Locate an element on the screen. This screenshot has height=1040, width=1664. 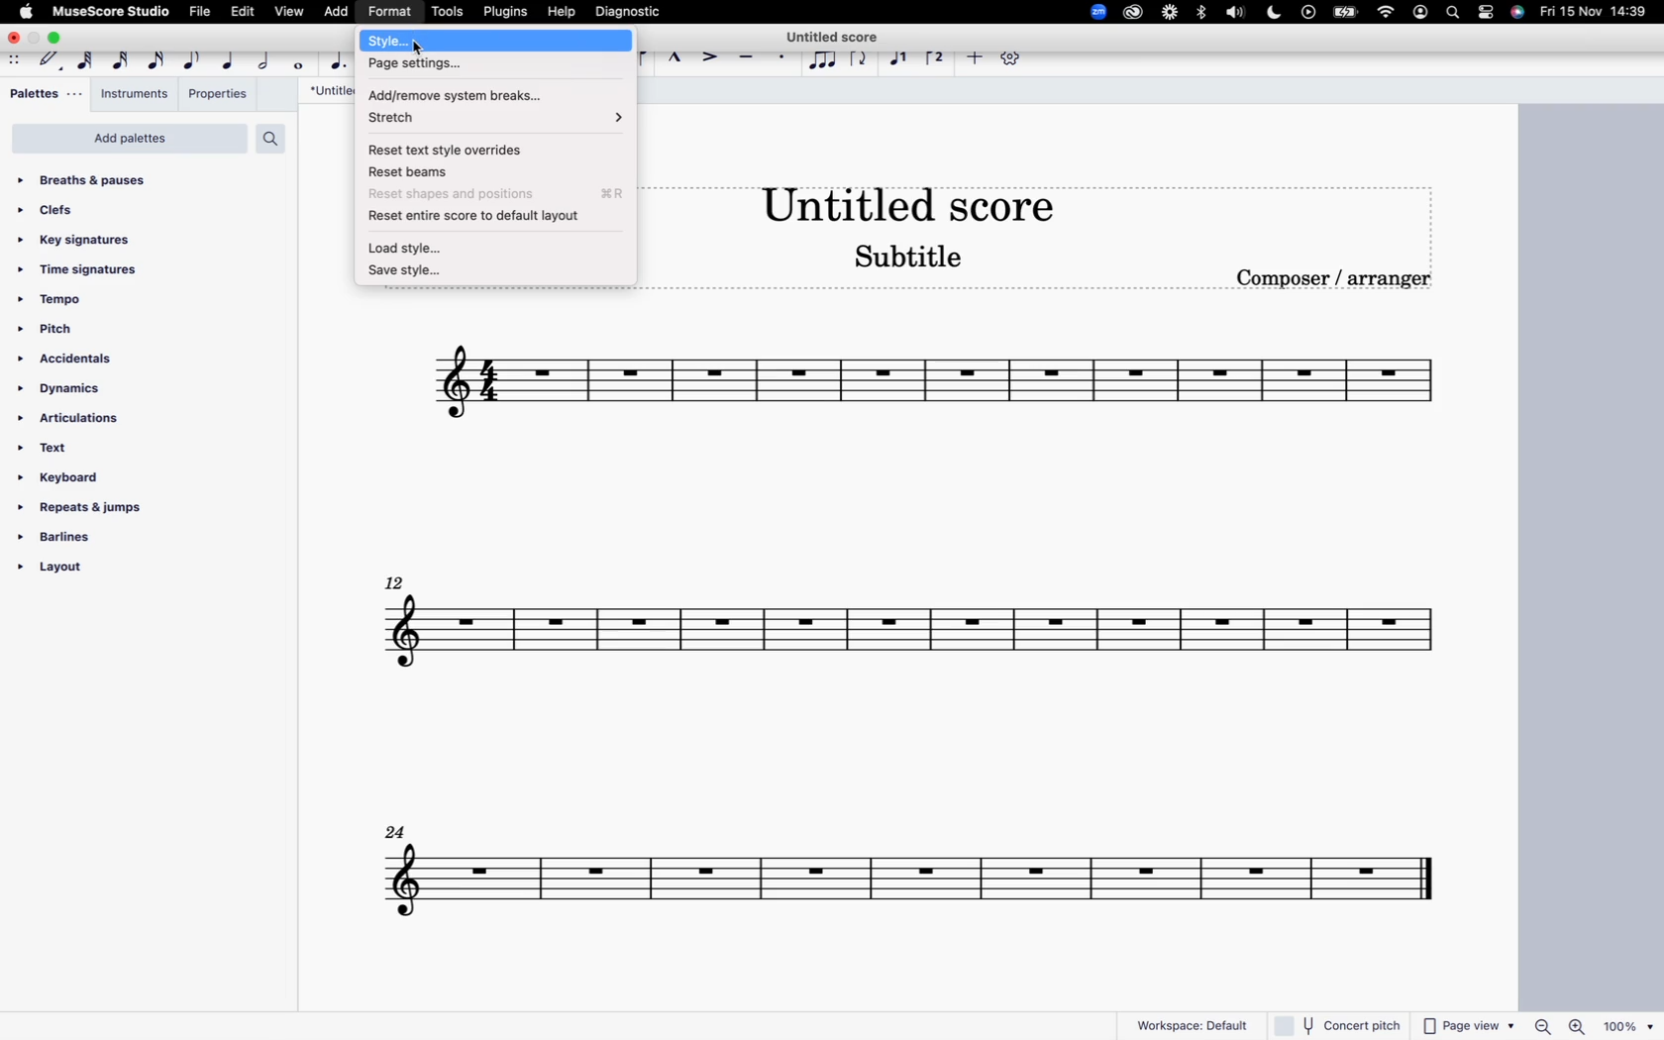
musescore studio is located at coordinates (111, 14).